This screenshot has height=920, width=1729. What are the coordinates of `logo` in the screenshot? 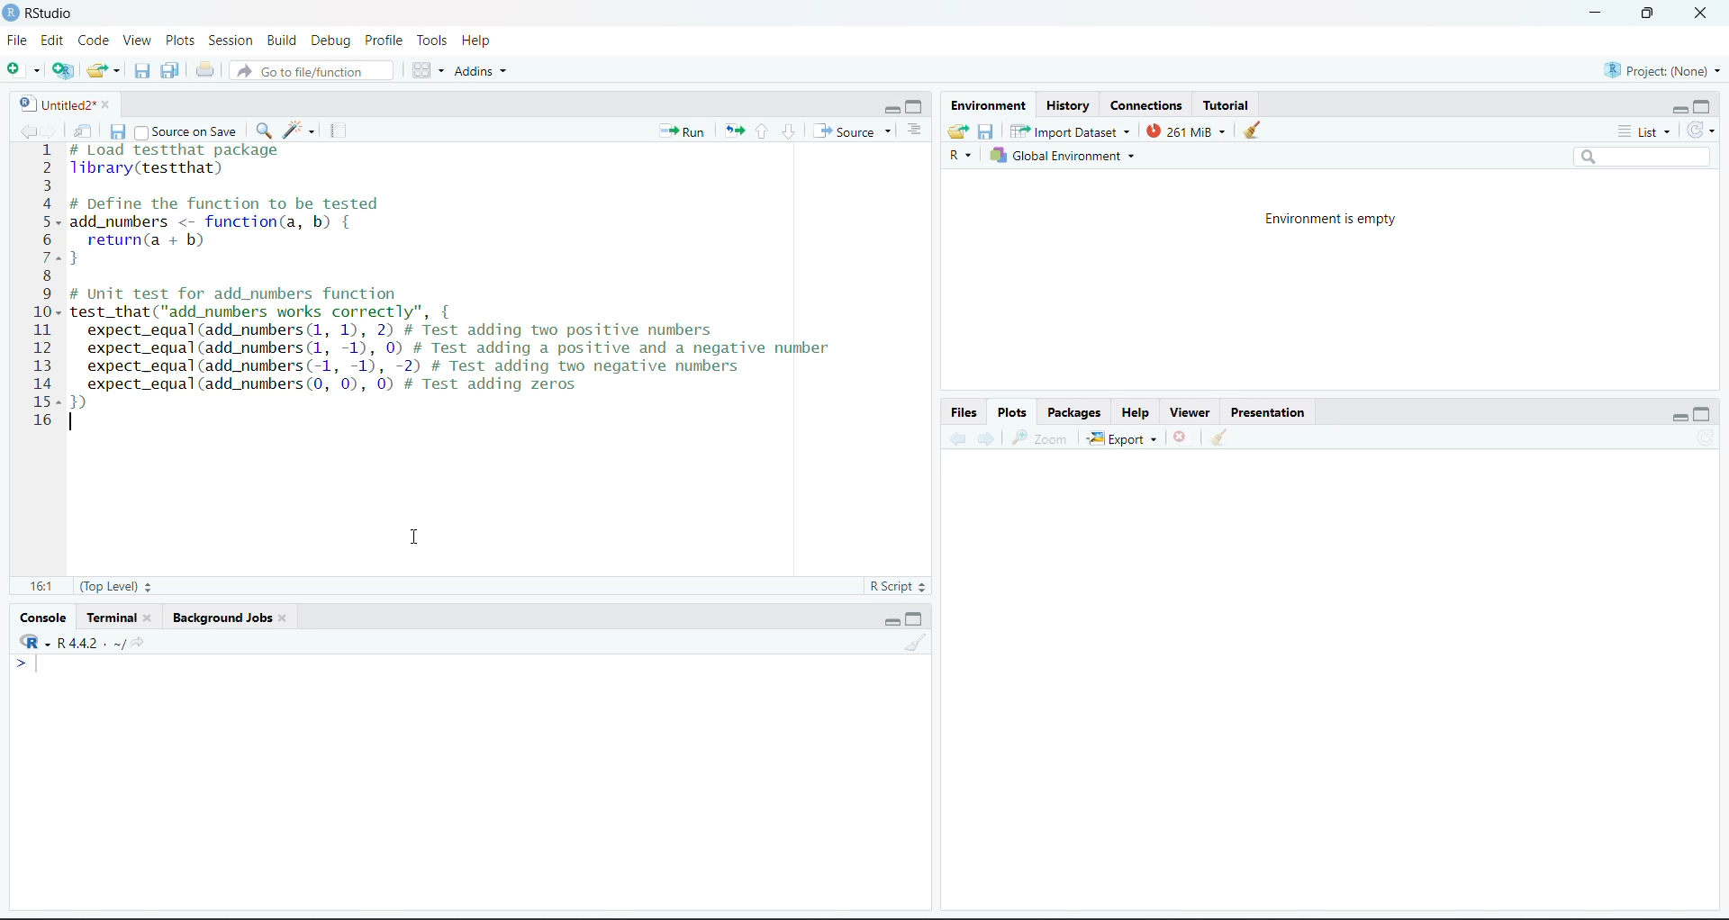 It's located at (11, 13).